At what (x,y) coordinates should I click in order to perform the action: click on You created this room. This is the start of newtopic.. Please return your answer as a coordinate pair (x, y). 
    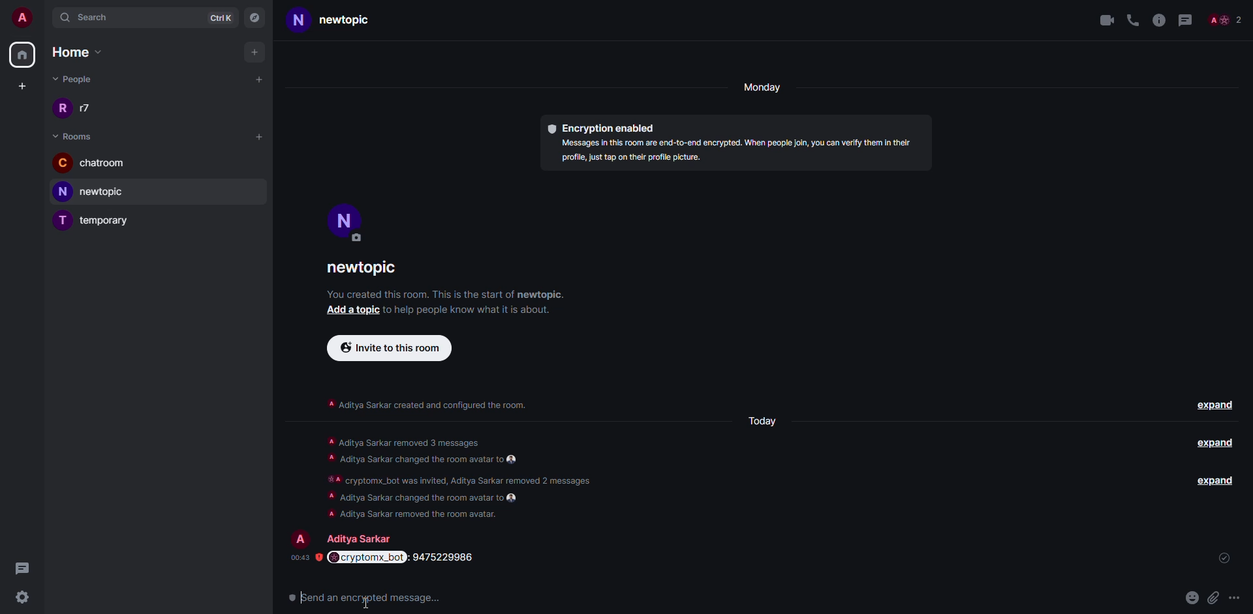
    Looking at the image, I should click on (462, 294).